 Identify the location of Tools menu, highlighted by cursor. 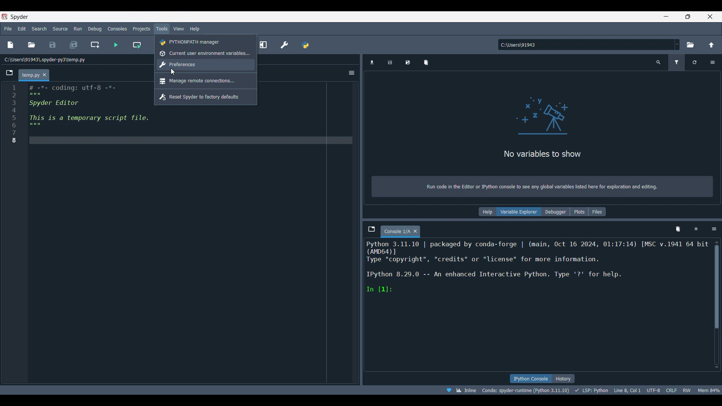
(161, 28).